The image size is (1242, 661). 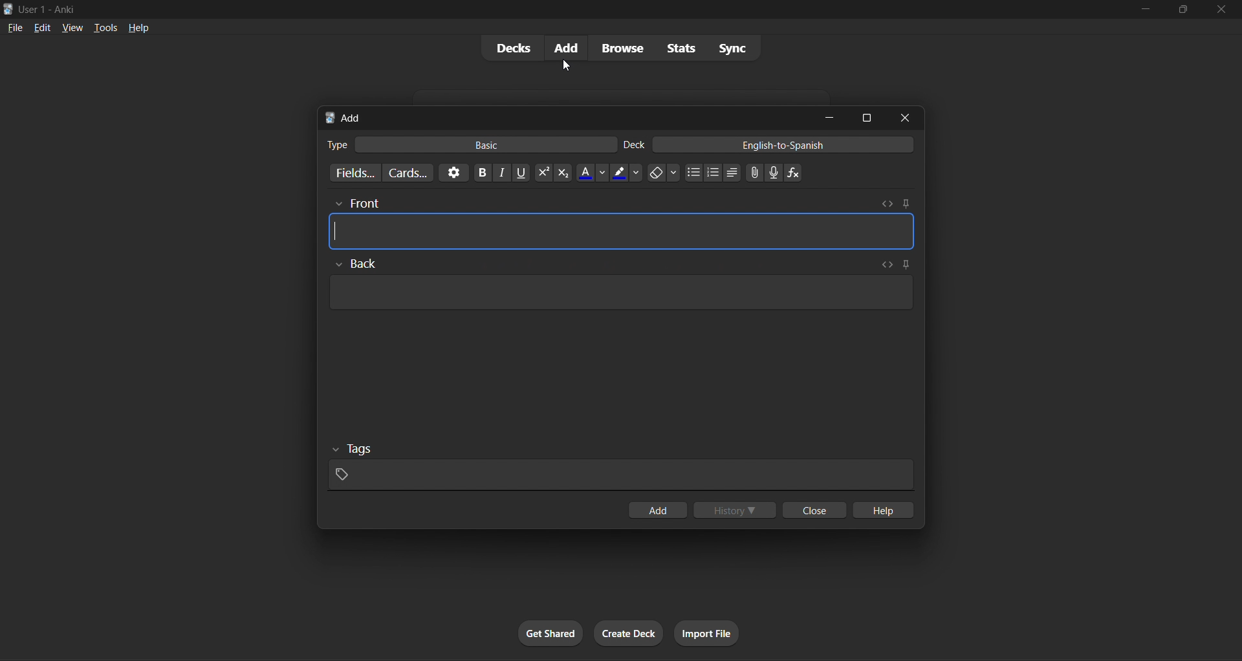 What do you see at coordinates (98, 27) in the screenshot?
I see `tools` at bounding box center [98, 27].